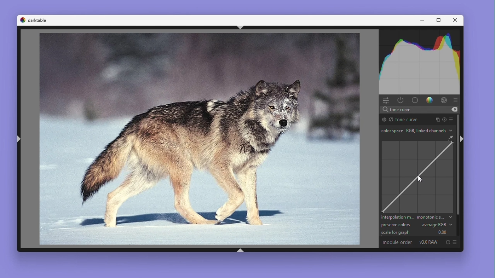 The height and width of the screenshot is (278, 495). I want to click on search text "tone curve", so click(418, 110).